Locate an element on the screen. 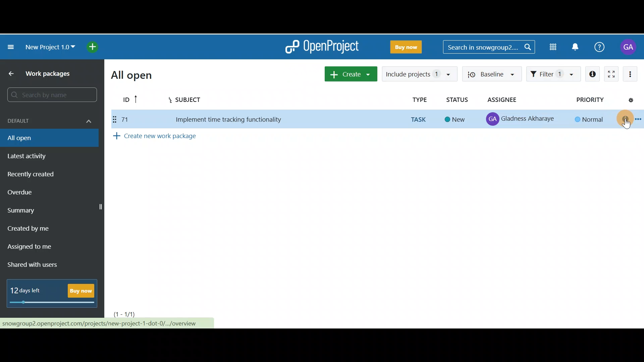 The image size is (644, 362). Overdue is located at coordinates (28, 192).